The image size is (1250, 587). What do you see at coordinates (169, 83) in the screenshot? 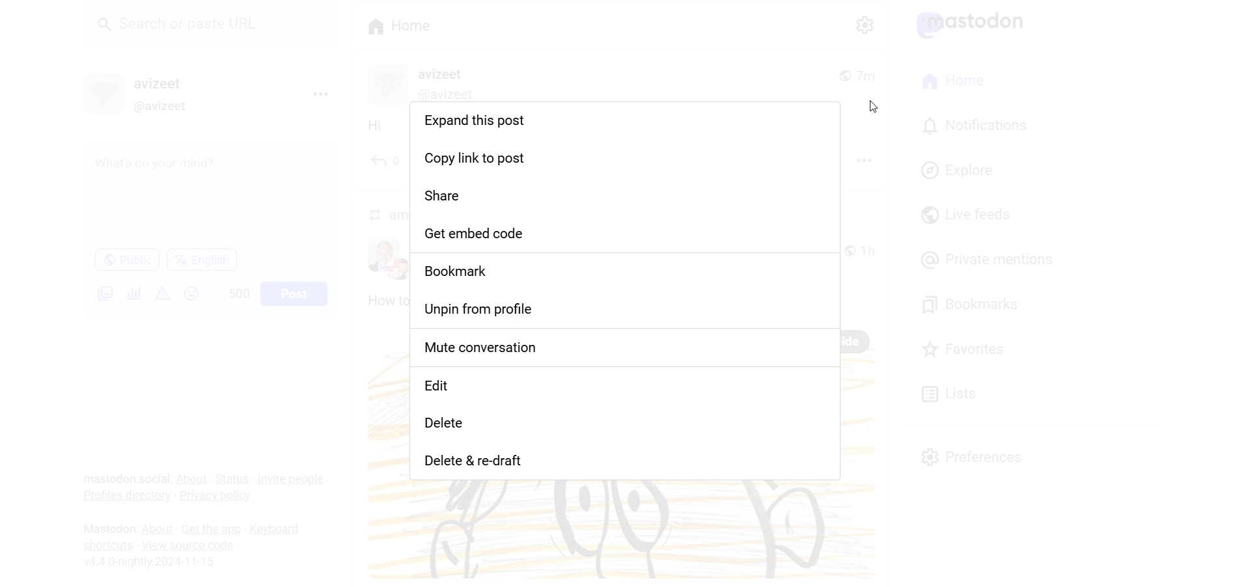
I see `User` at bounding box center [169, 83].